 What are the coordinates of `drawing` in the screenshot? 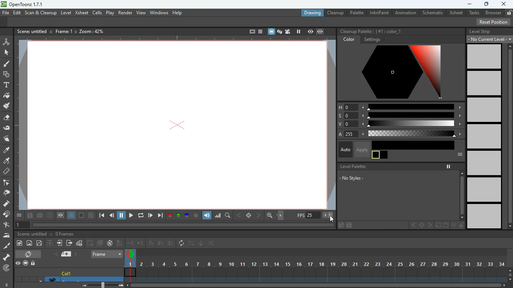 It's located at (312, 13).